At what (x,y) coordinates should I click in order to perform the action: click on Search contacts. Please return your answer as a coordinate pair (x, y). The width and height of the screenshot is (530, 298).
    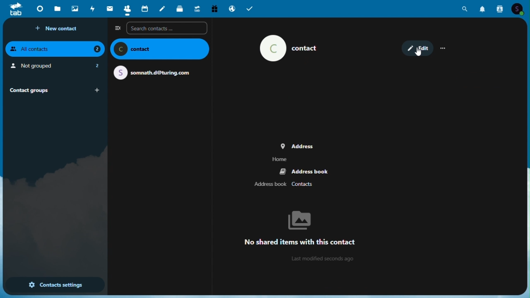
    Looking at the image, I should click on (167, 28).